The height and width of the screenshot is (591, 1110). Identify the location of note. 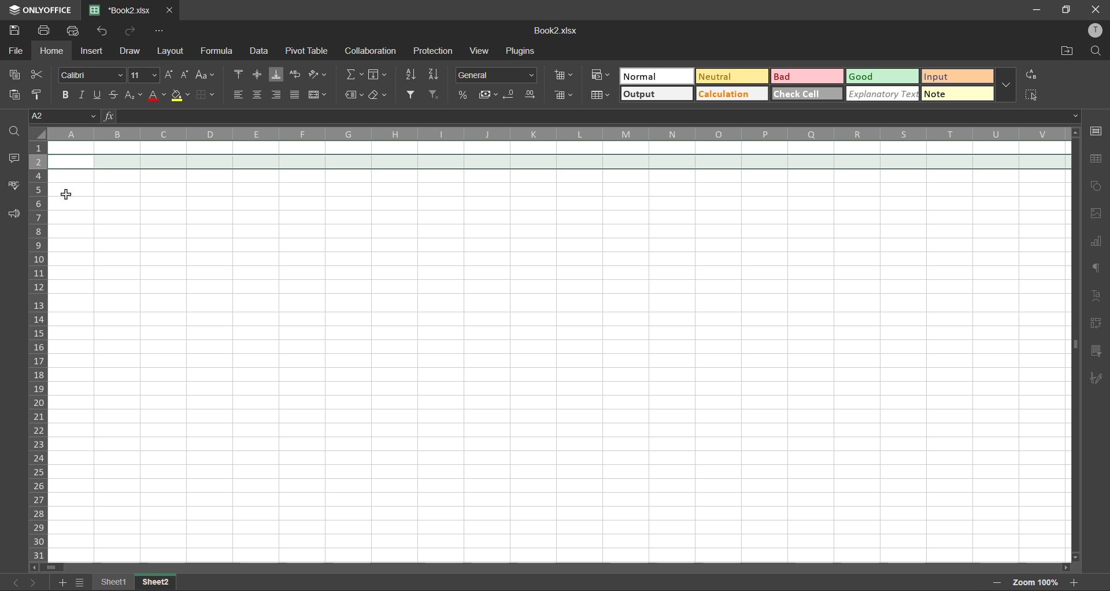
(956, 93).